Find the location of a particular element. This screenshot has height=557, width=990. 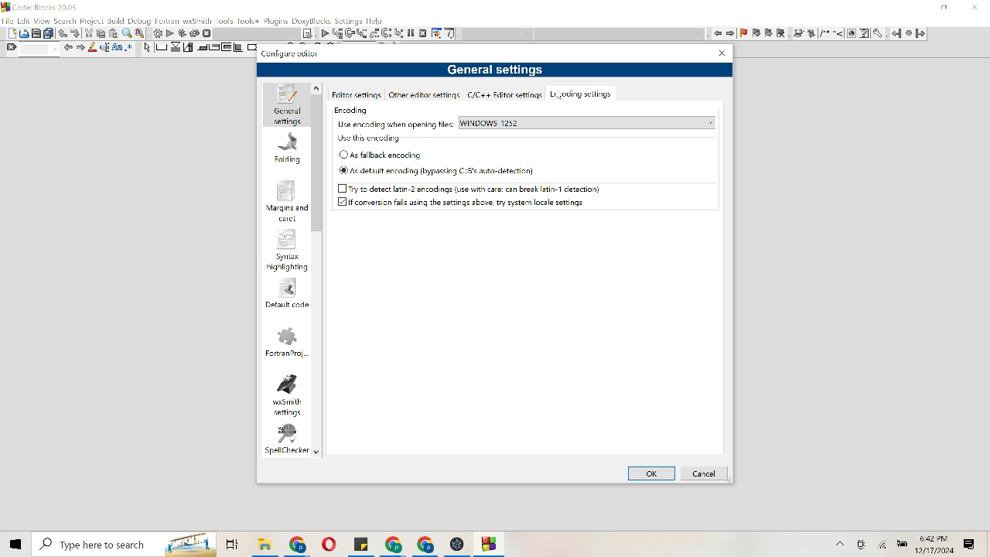

Settings is located at coordinates (156, 33).